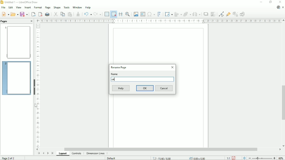 This screenshot has width=285, height=160. Describe the element at coordinates (39, 153) in the screenshot. I see `Scroll to first page` at that location.